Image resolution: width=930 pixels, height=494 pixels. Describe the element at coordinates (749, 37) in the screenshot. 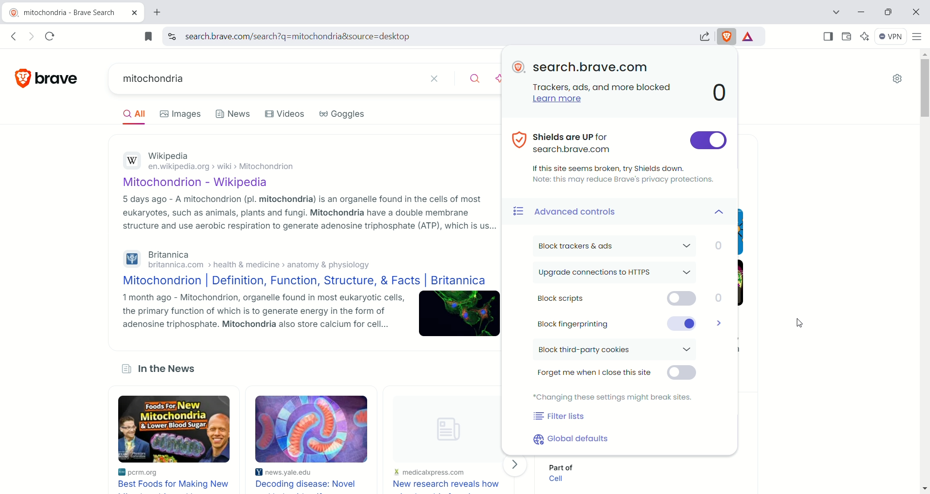

I see `rewards` at that location.